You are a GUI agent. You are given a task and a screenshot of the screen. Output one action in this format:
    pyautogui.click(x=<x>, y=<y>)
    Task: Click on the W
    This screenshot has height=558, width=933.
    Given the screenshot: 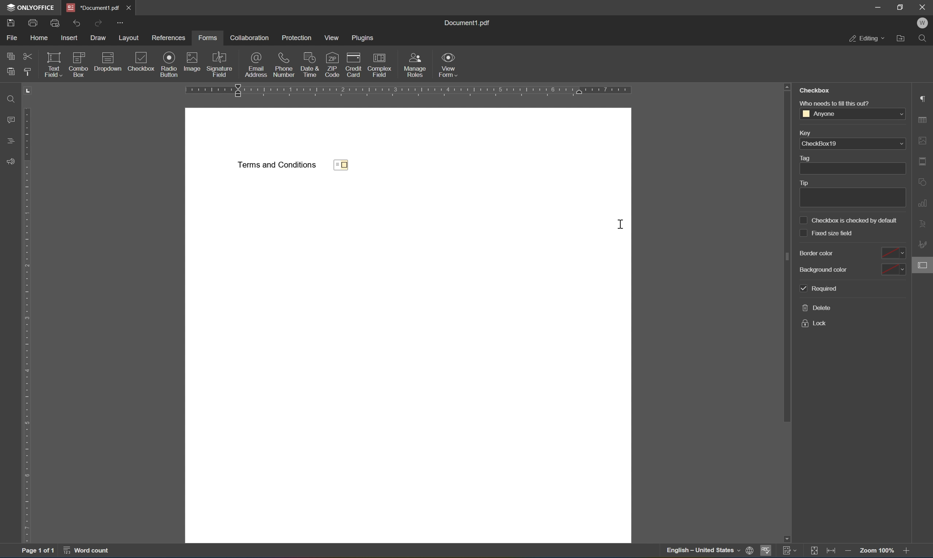 What is the action you would take?
    pyautogui.click(x=925, y=23)
    